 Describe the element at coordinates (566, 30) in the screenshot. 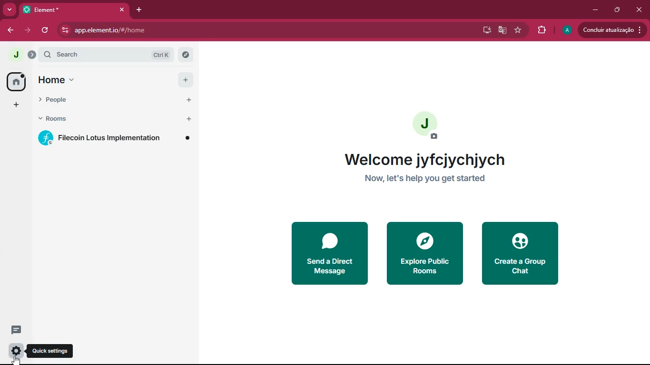

I see `profile` at that location.